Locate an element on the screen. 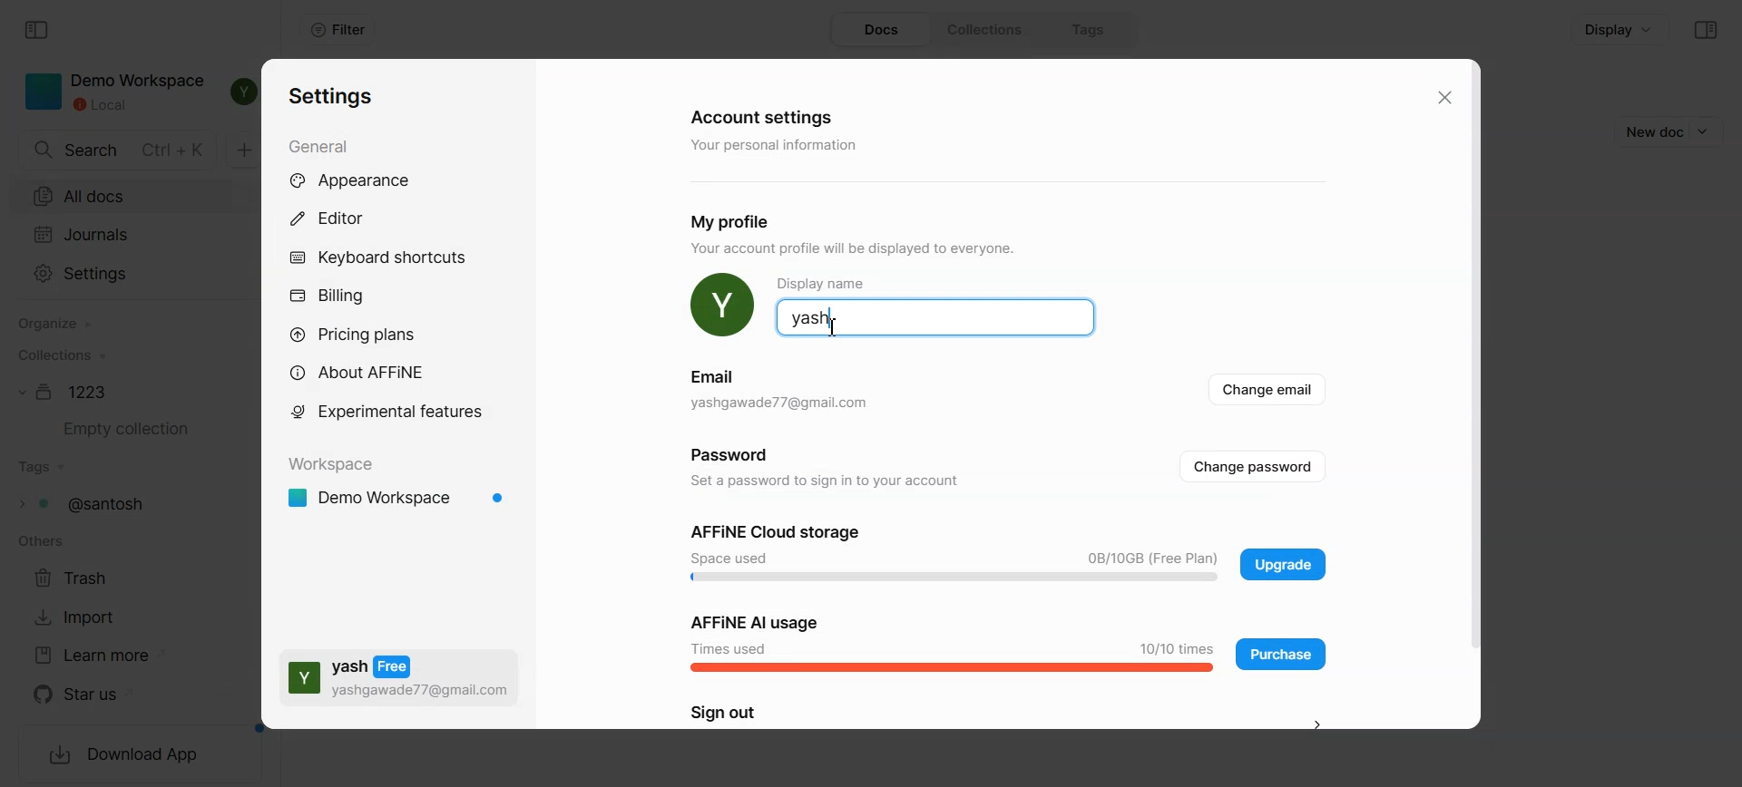 This screenshot has height=787, width=1742. Document is located at coordinates (68, 392).